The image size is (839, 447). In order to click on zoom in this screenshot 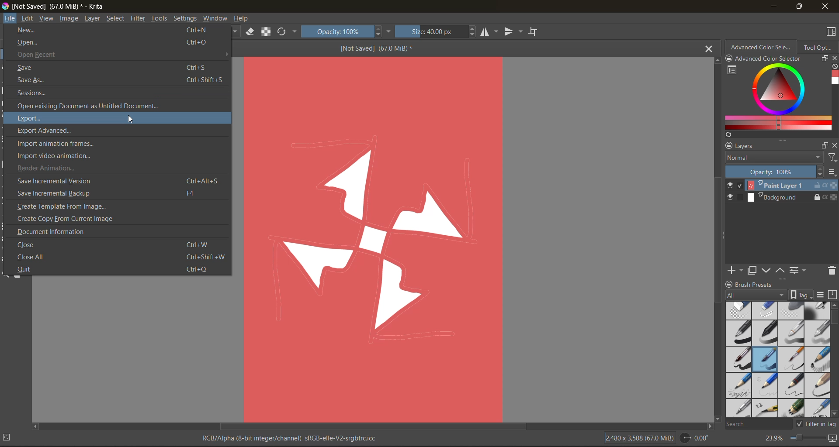, I will do `click(809, 439)`.